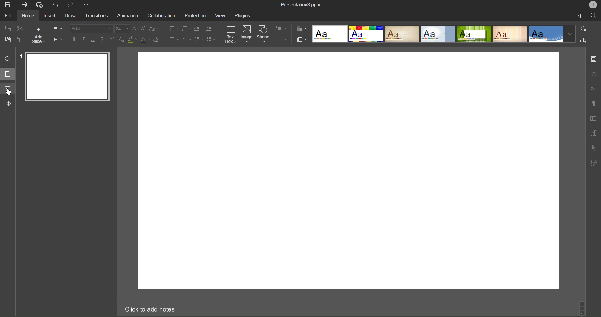  What do you see at coordinates (40, 35) in the screenshot?
I see `Add Slide` at bounding box center [40, 35].